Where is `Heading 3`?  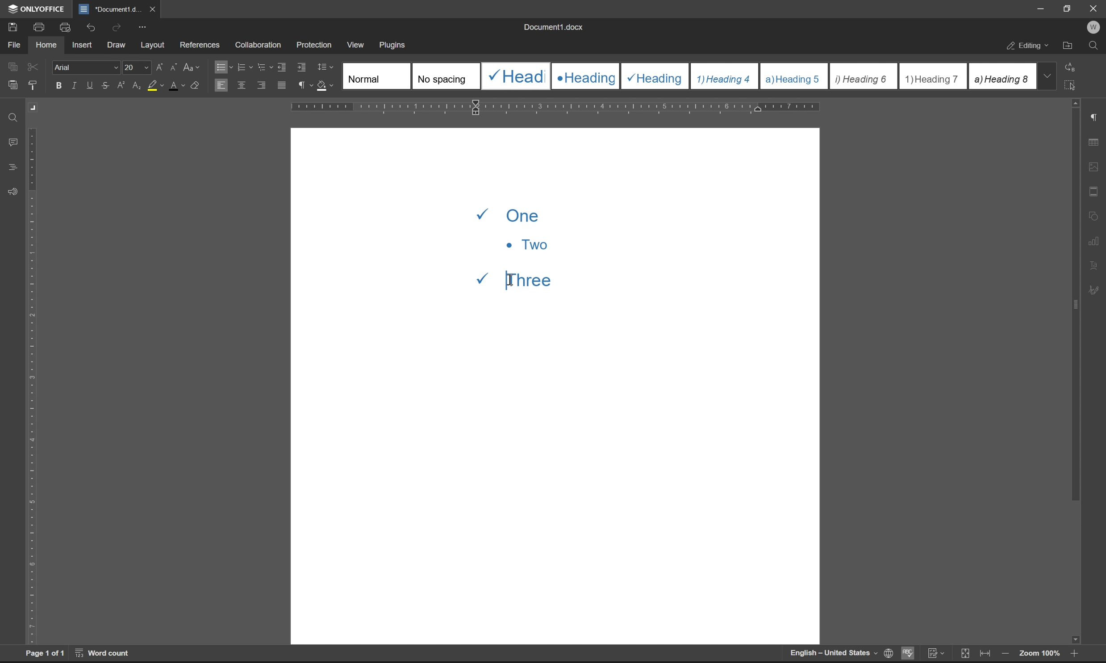
Heading 3 is located at coordinates (655, 76).